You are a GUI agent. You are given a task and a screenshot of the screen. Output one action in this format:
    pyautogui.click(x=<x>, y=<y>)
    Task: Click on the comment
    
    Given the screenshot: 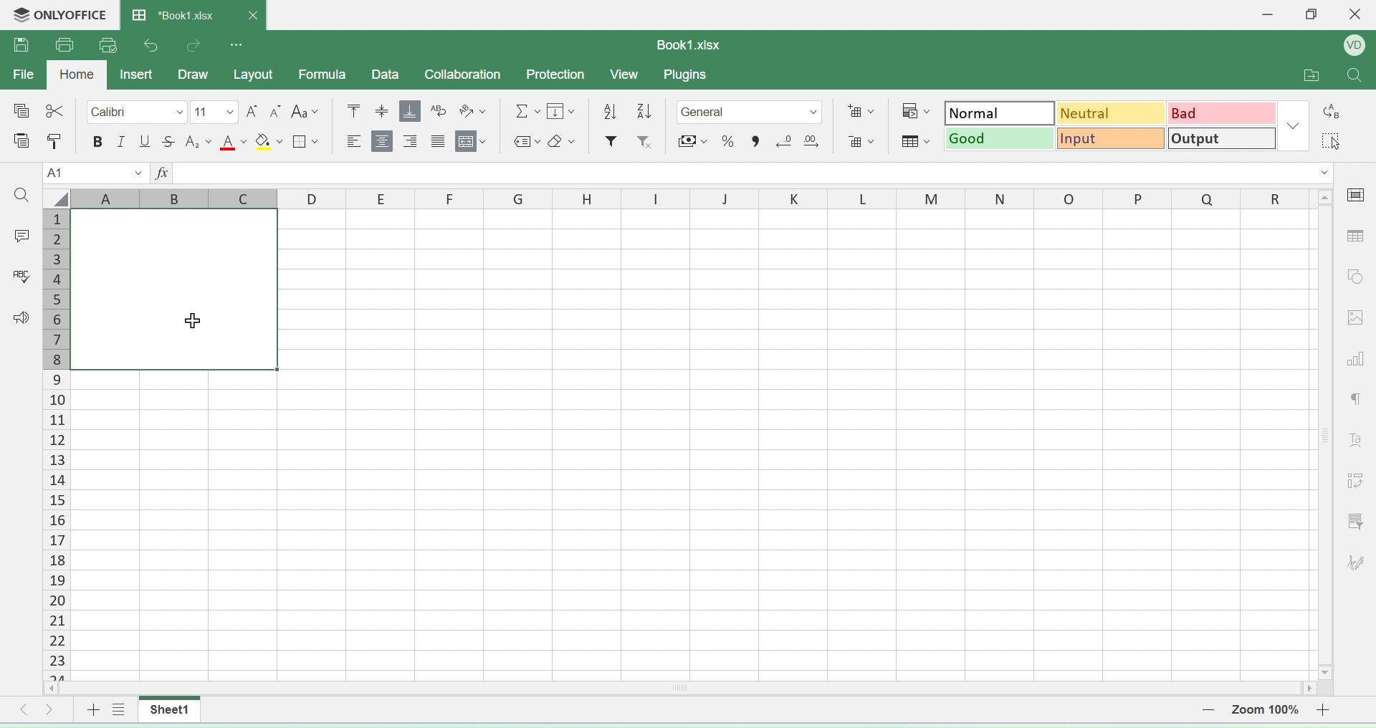 What is the action you would take?
    pyautogui.click(x=24, y=234)
    